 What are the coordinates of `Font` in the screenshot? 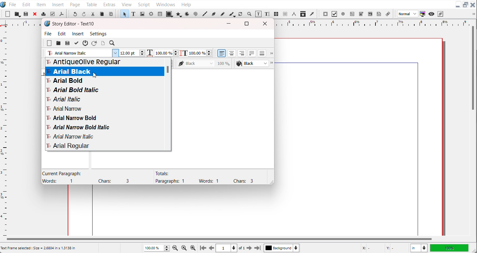 It's located at (104, 118).